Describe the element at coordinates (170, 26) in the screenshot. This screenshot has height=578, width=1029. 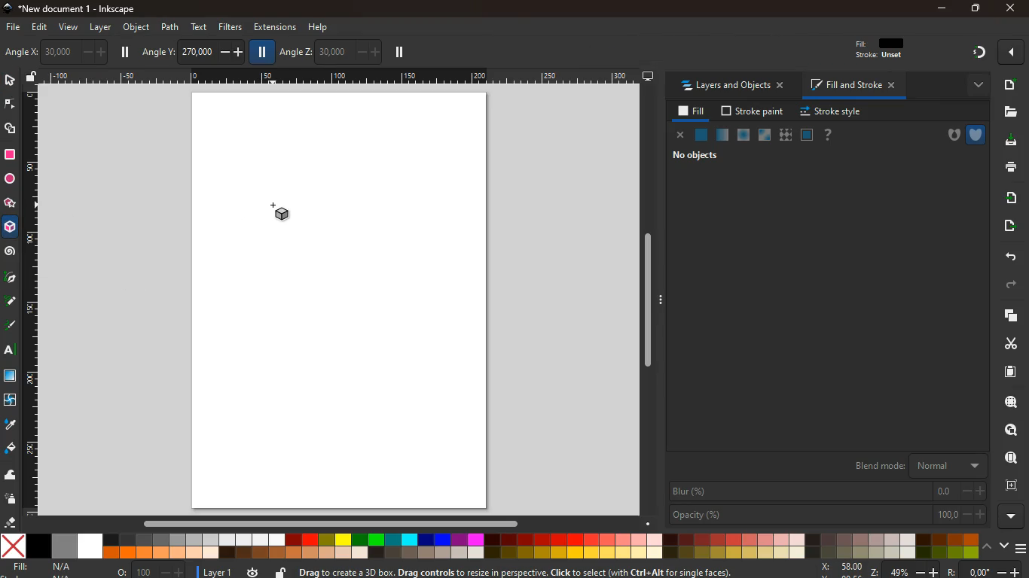
I see `path` at that location.